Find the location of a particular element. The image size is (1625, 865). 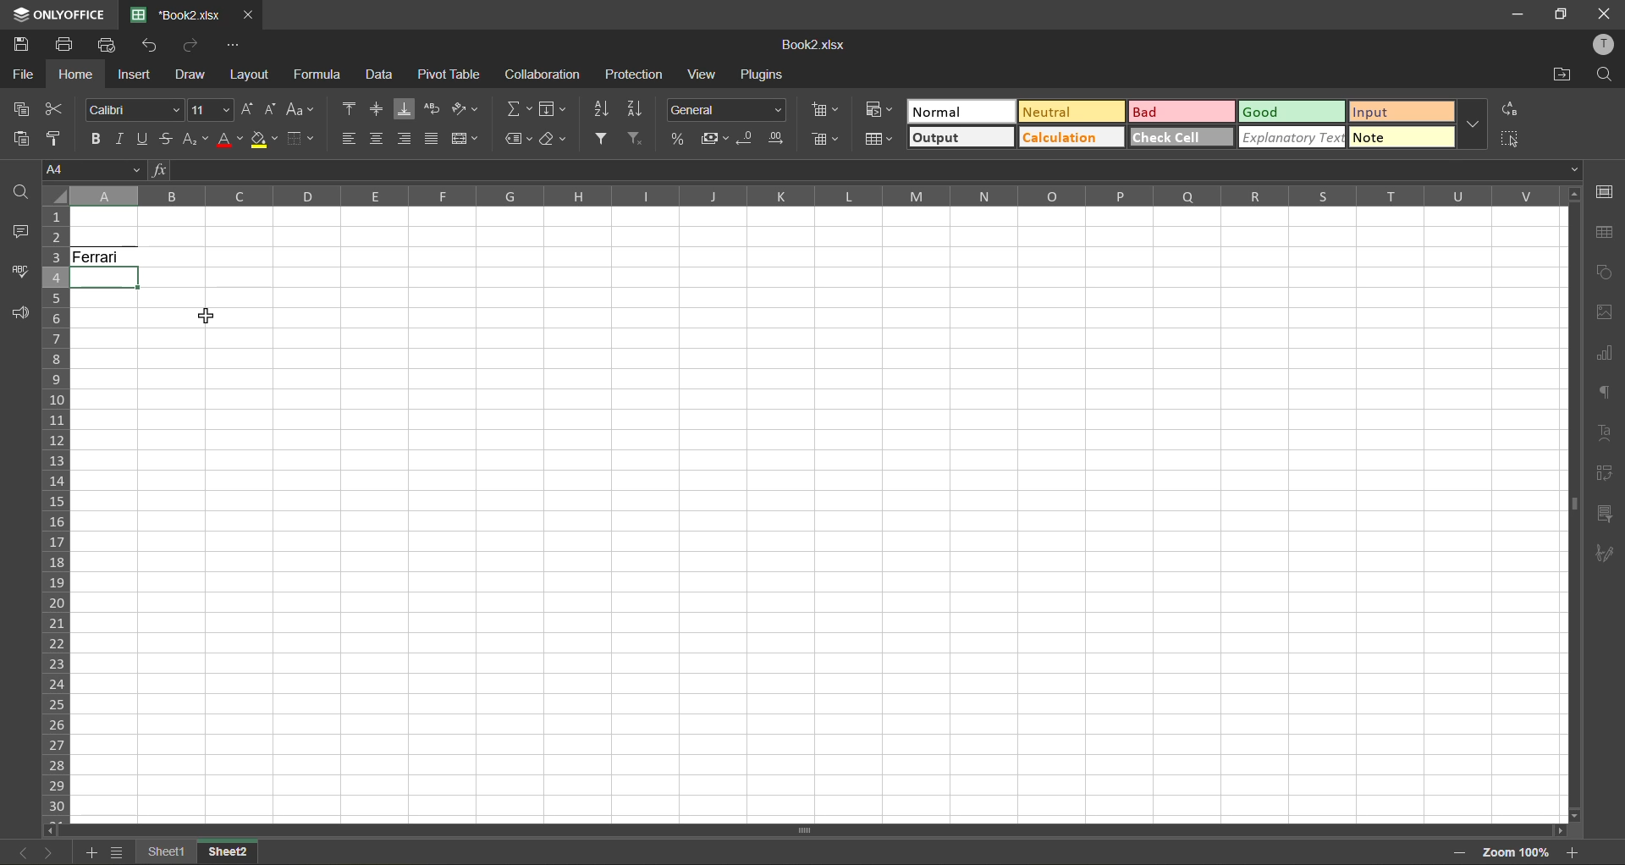

next is located at coordinates (54, 853).